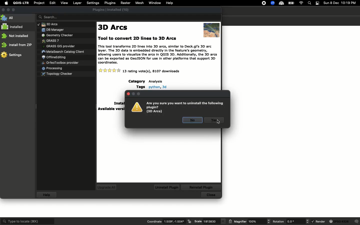  What do you see at coordinates (14, 9) in the screenshot?
I see `Maximize` at bounding box center [14, 9].